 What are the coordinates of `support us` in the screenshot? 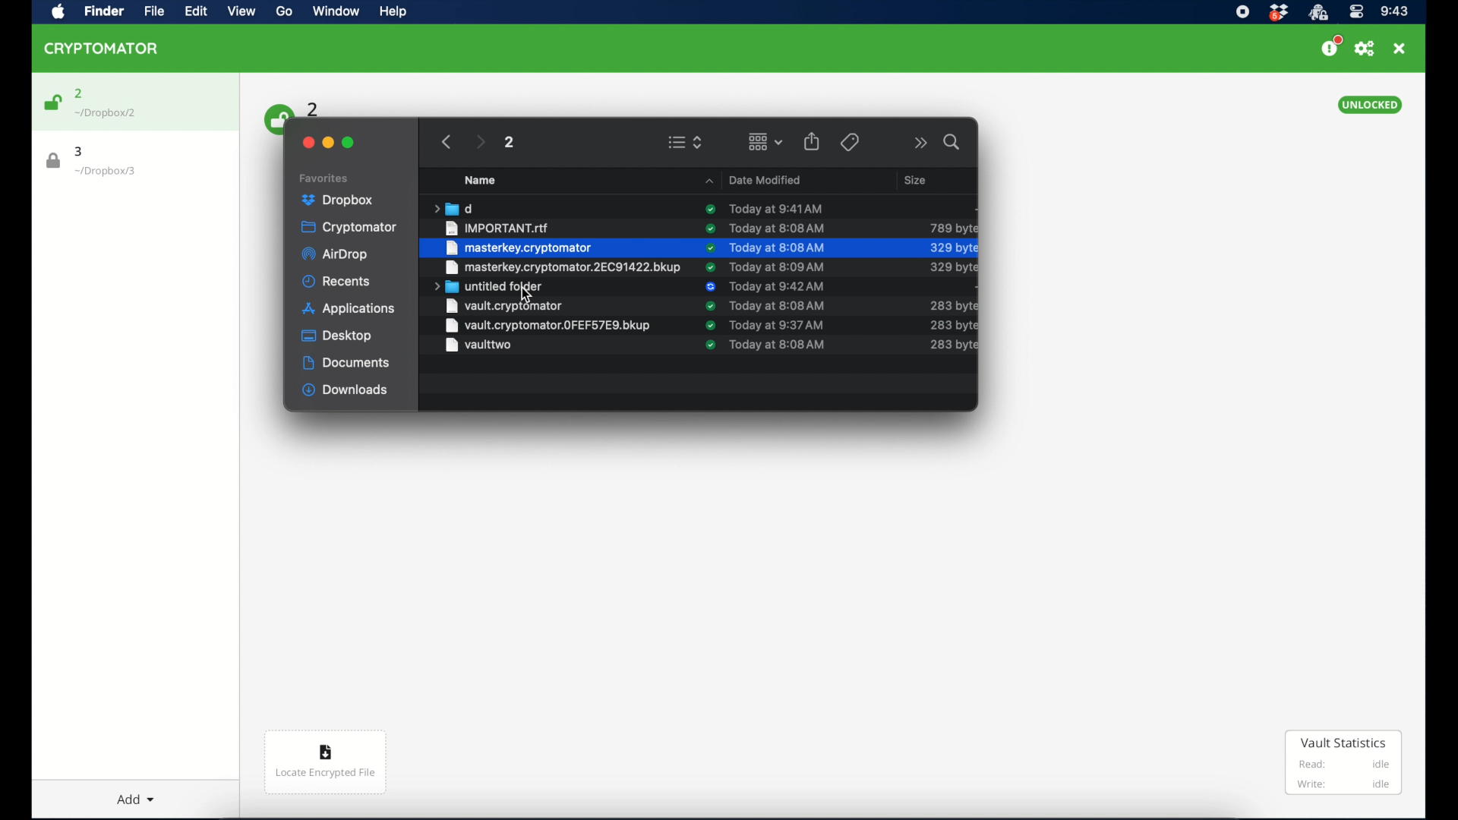 It's located at (1330, 46).